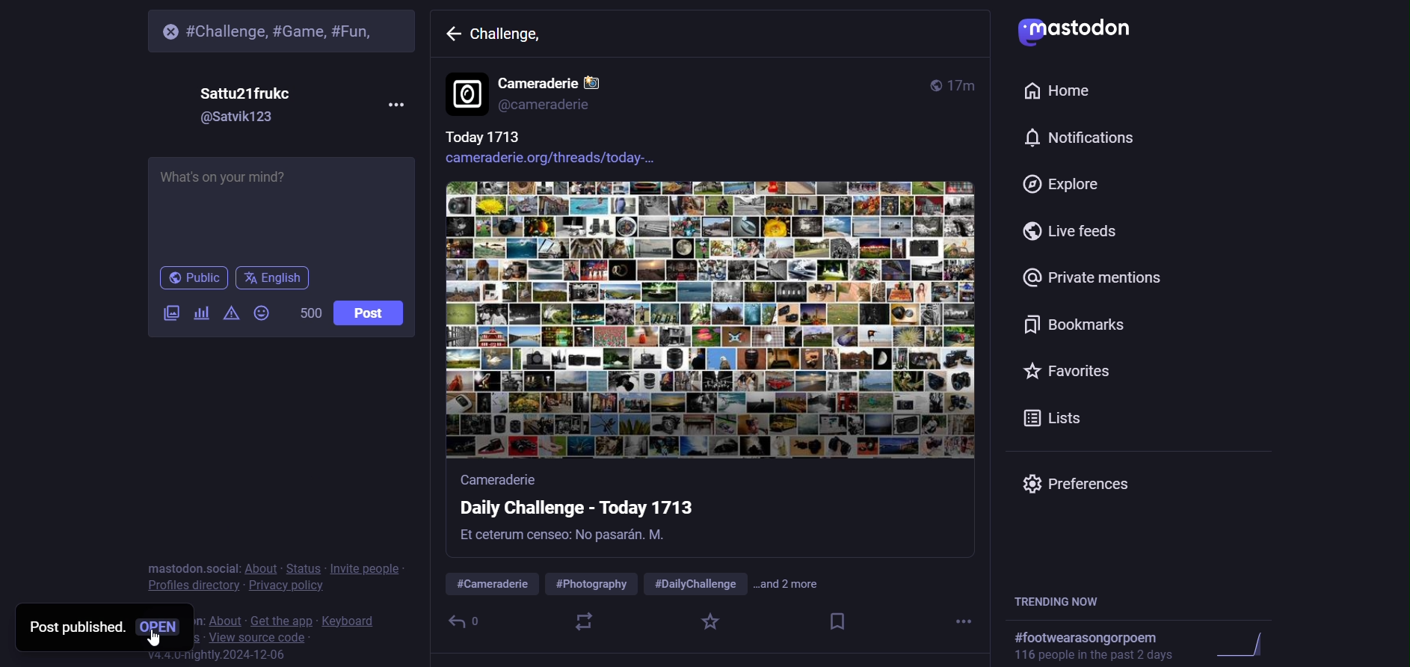 The image size is (1410, 667). Describe the element at coordinates (837, 623) in the screenshot. I see `bookmark` at that location.